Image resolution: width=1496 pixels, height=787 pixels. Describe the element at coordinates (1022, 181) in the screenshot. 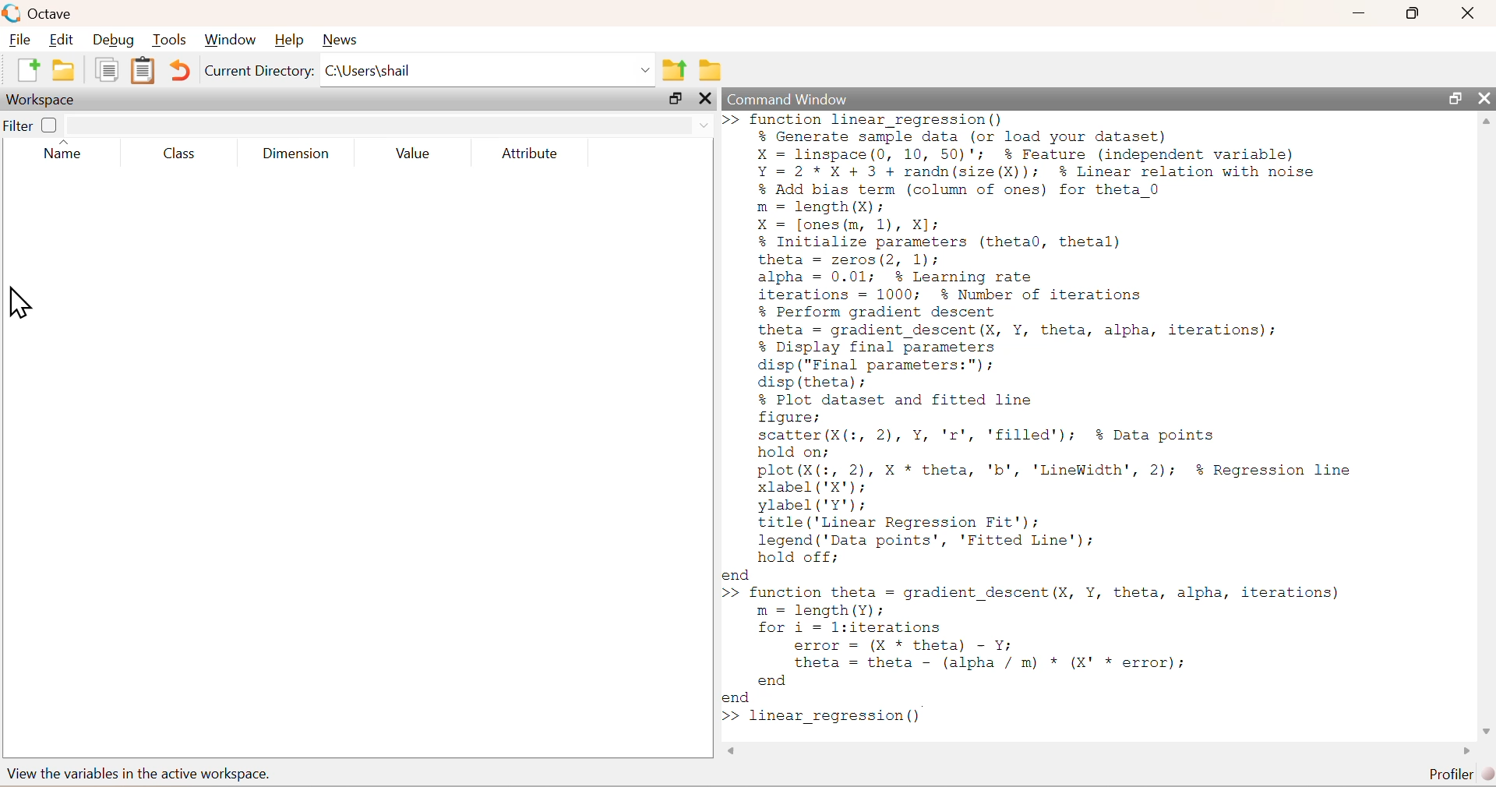

I see `>>function linear regression()% Generate sample data (or load your dataset)X = linspace(0, 10, 50)'; % Feature (independent variable)Y=2*X+ 3 + randn(size(X)); % Linear relation with noise% Add bias term (column of ones) for theta 0m = length (X):X = [ones (m, 1), X];% Initialize parameters (theta0, thetal)` at that location.